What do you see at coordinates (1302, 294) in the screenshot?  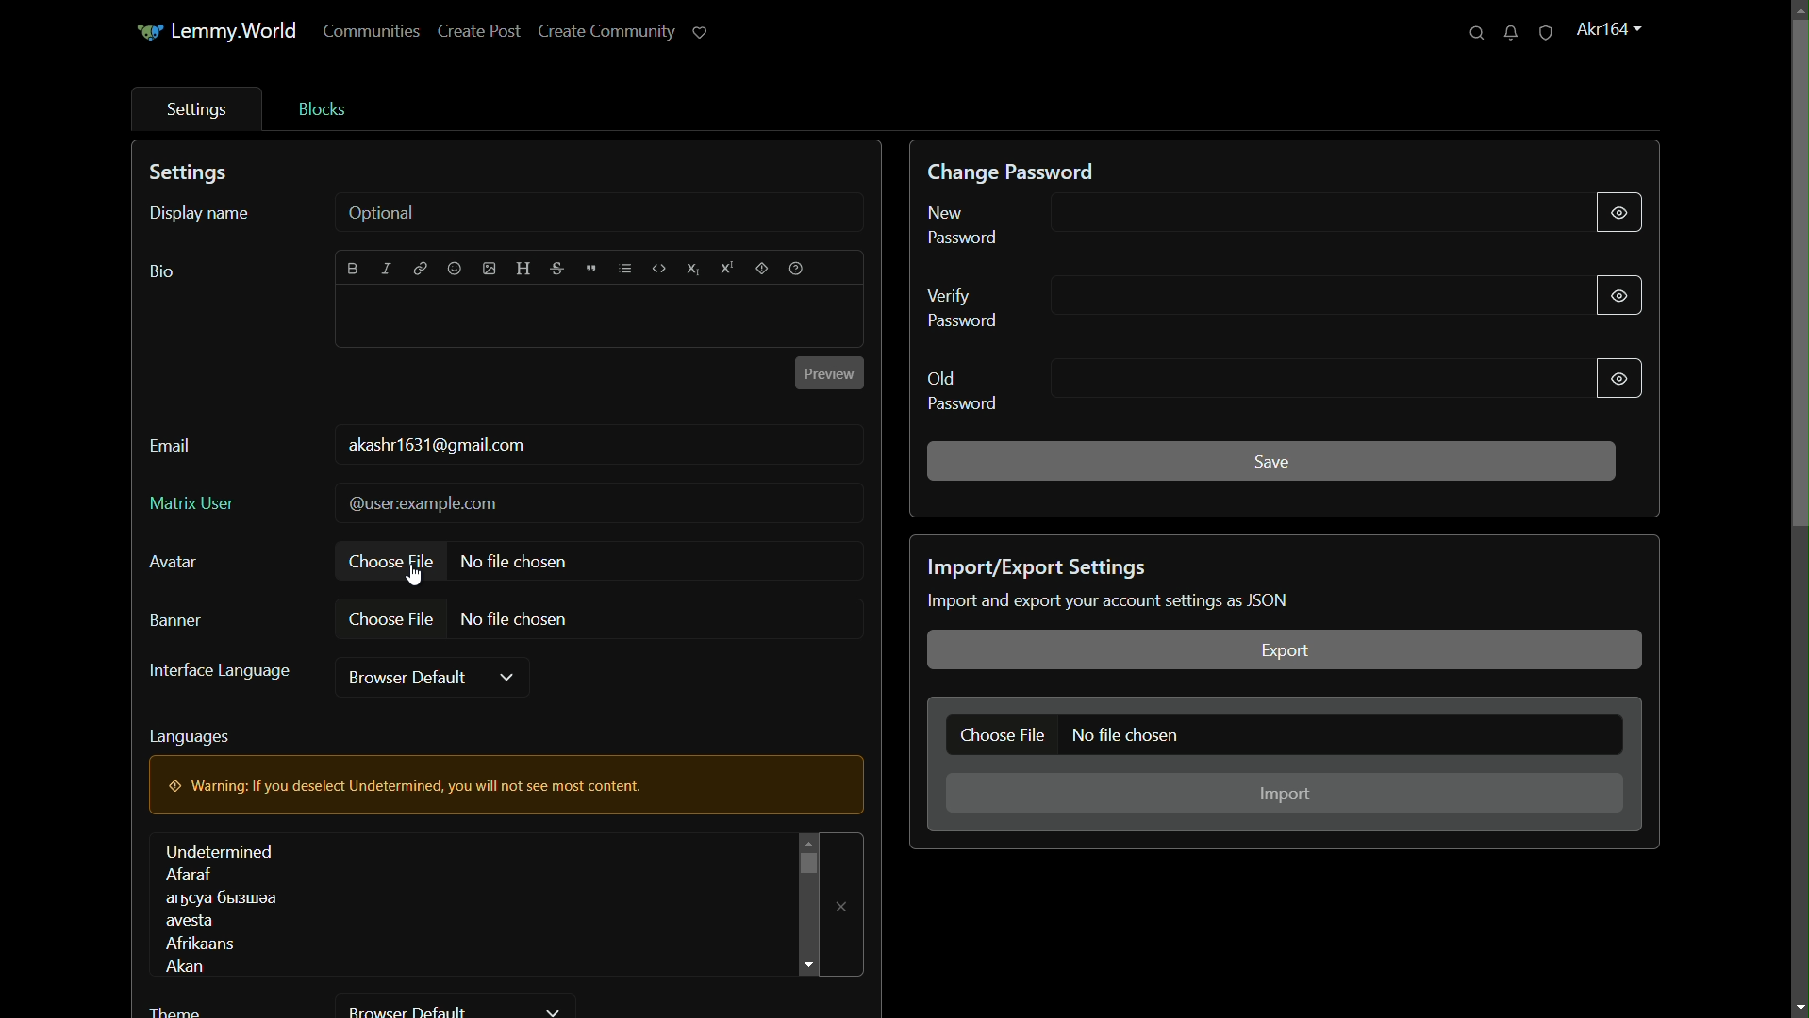 I see `verify password input bar` at bounding box center [1302, 294].